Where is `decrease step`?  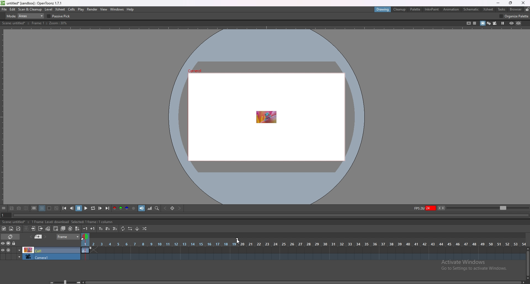 decrease step is located at coordinates (85, 229).